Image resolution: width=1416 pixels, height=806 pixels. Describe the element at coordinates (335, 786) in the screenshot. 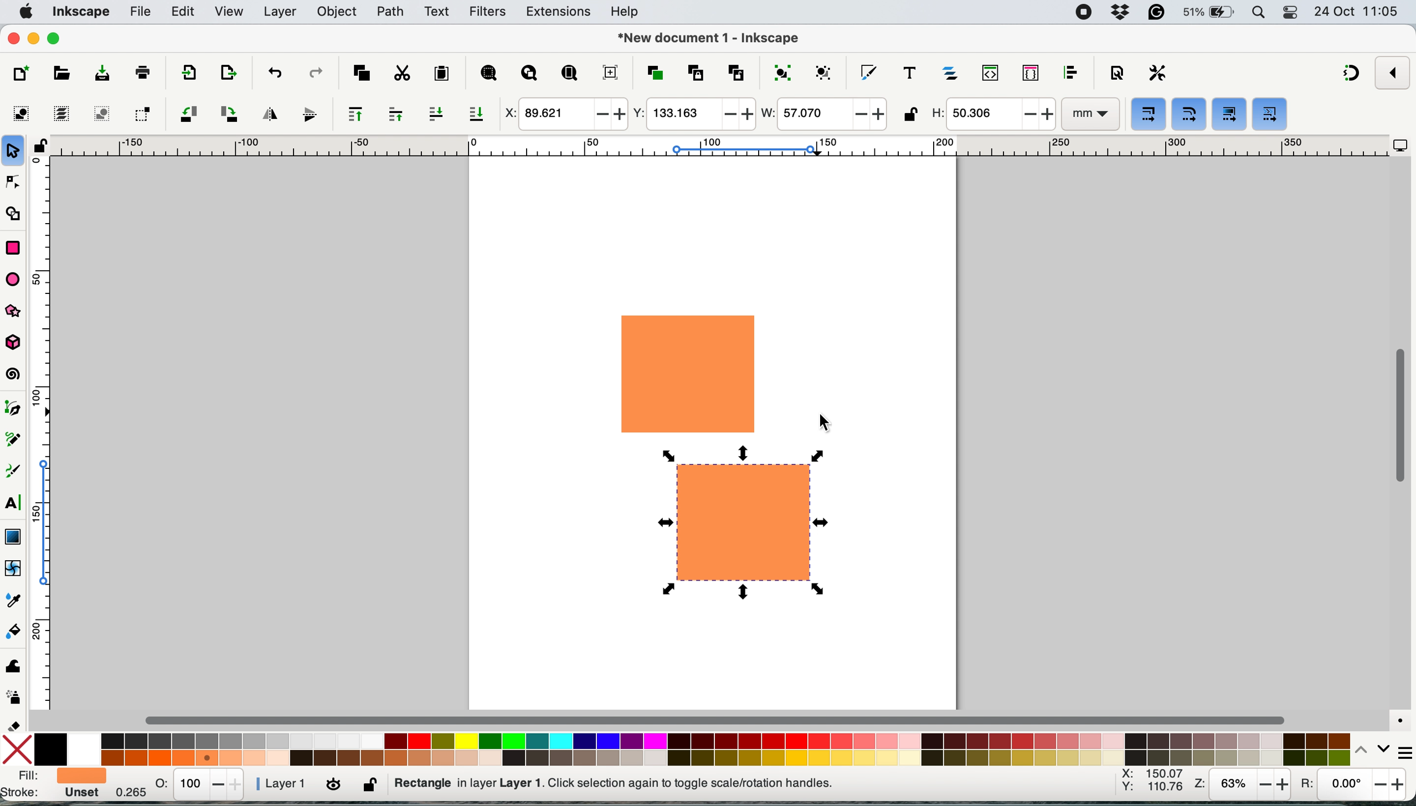

I see `toggle current layer visibility` at that location.